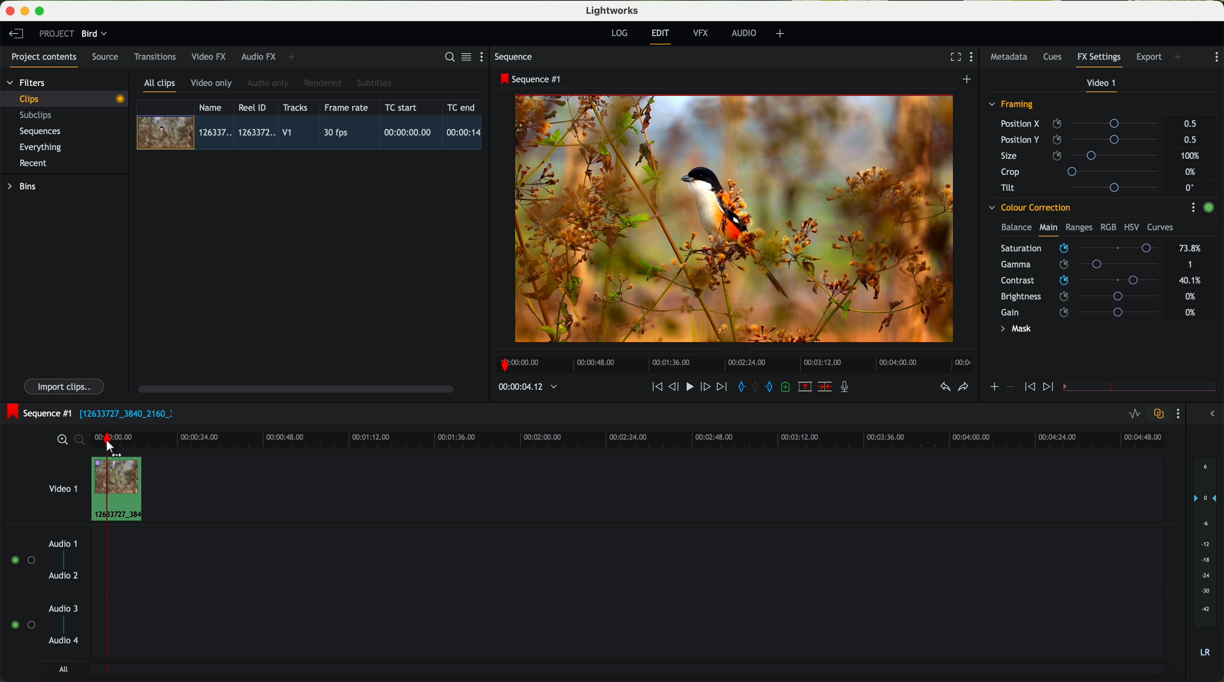 This screenshot has height=682, width=1224. What do you see at coordinates (656, 387) in the screenshot?
I see `rewind` at bounding box center [656, 387].